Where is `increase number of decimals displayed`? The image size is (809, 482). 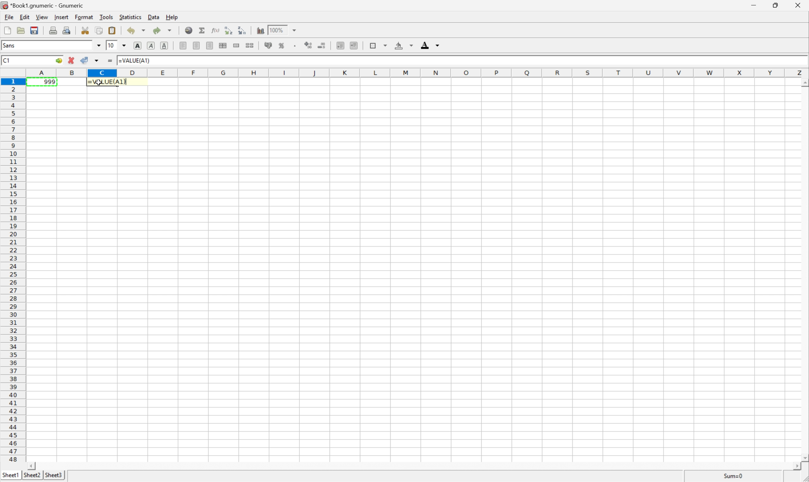 increase number of decimals displayed is located at coordinates (308, 45).